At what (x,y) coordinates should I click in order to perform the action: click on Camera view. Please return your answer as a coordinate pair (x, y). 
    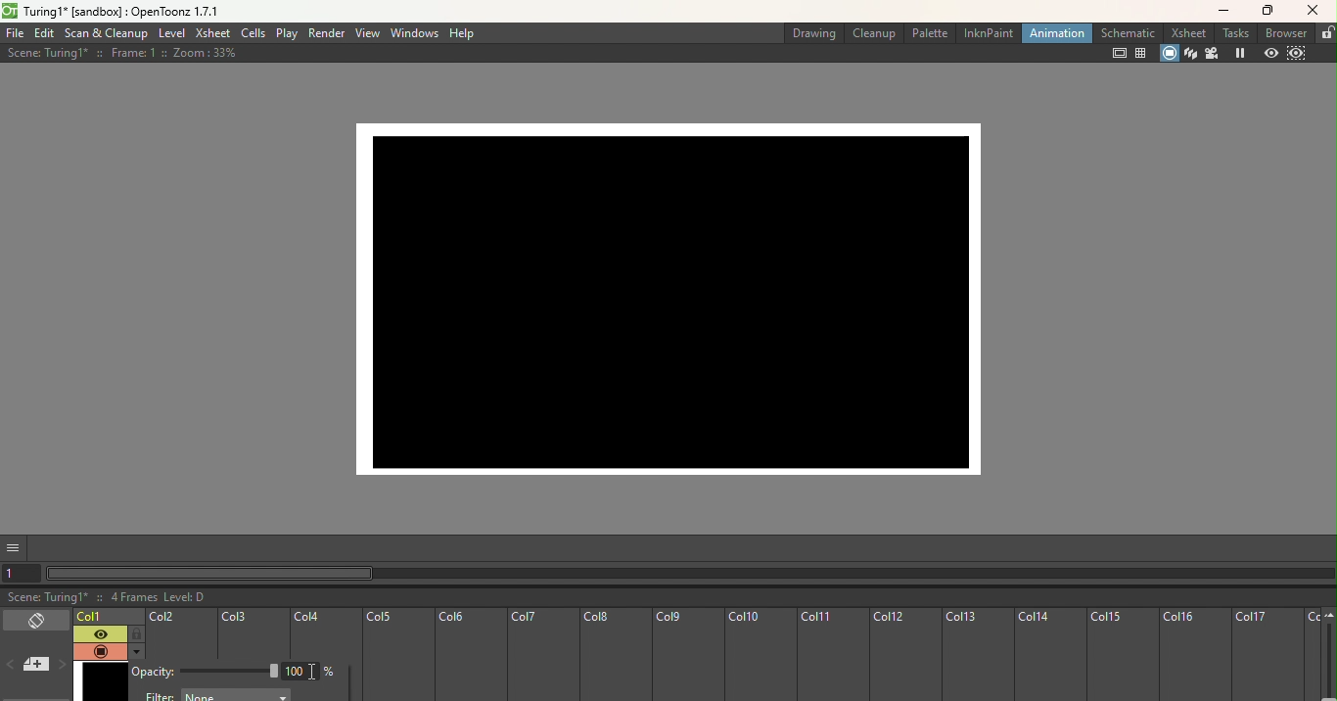
    Looking at the image, I should click on (1211, 54).